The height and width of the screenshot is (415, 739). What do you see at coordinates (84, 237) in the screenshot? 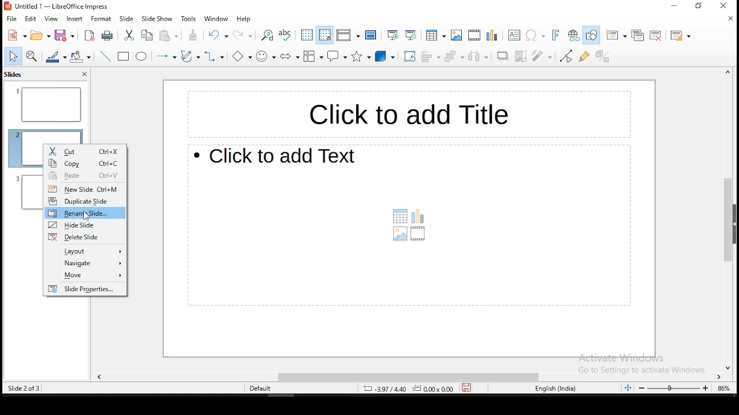
I see `delete slide` at bounding box center [84, 237].